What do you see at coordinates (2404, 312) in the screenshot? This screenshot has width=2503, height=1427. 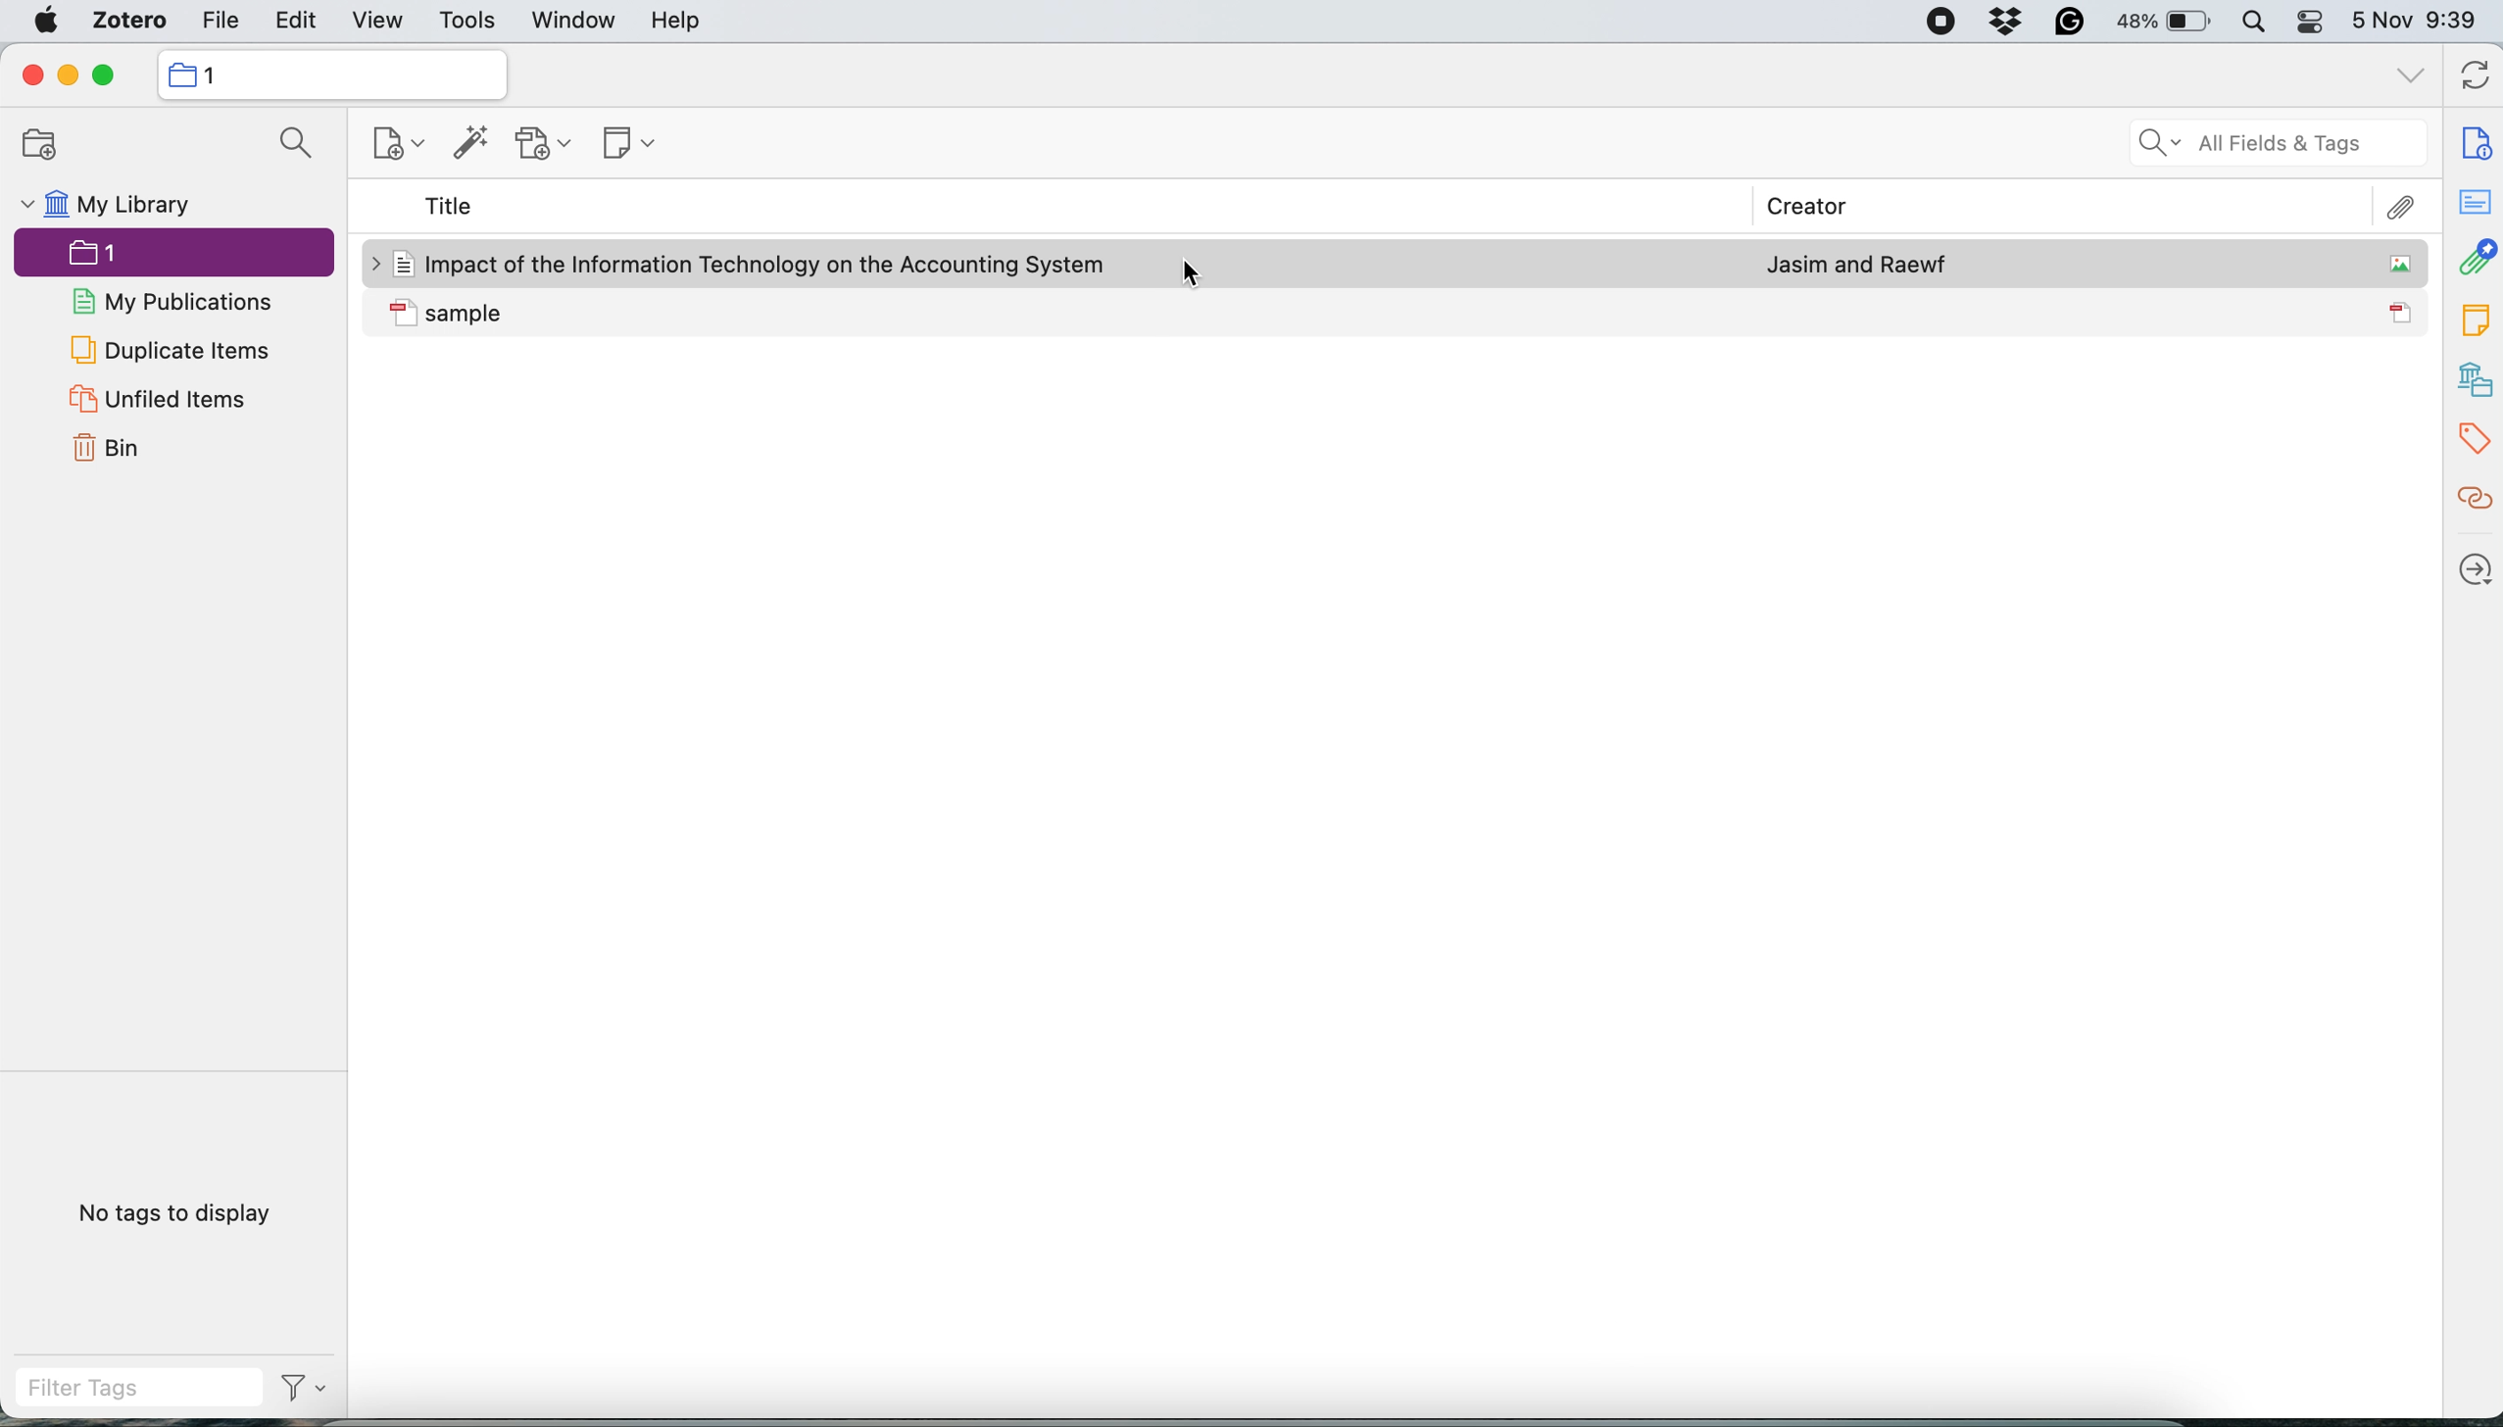 I see `document icon` at bounding box center [2404, 312].